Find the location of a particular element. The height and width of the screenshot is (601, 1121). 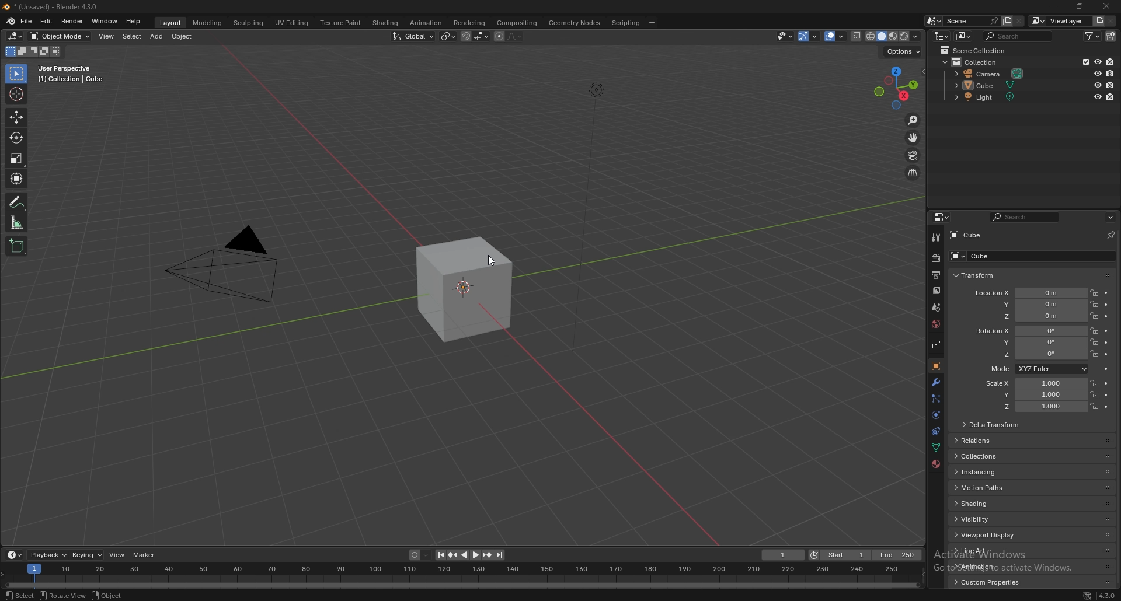

texture paint is located at coordinates (340, 23).